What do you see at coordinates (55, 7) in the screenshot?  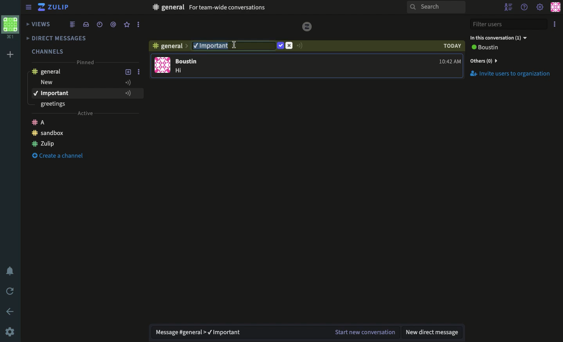 I see `Zulip` at bounding box center [55, 7].